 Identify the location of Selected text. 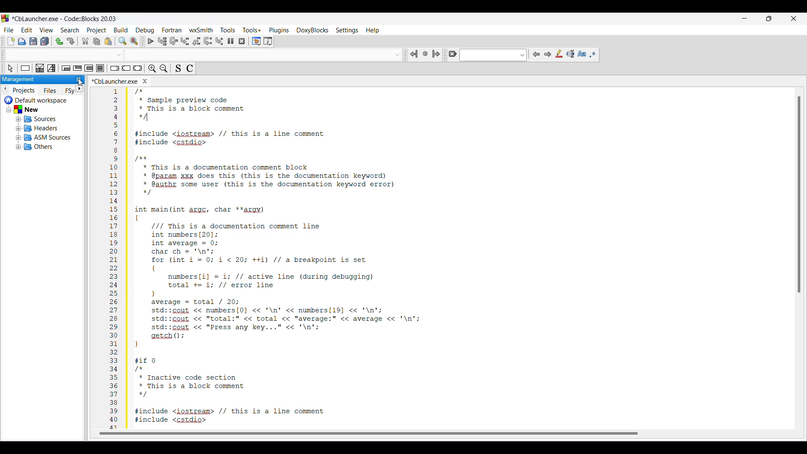
(571, 54).